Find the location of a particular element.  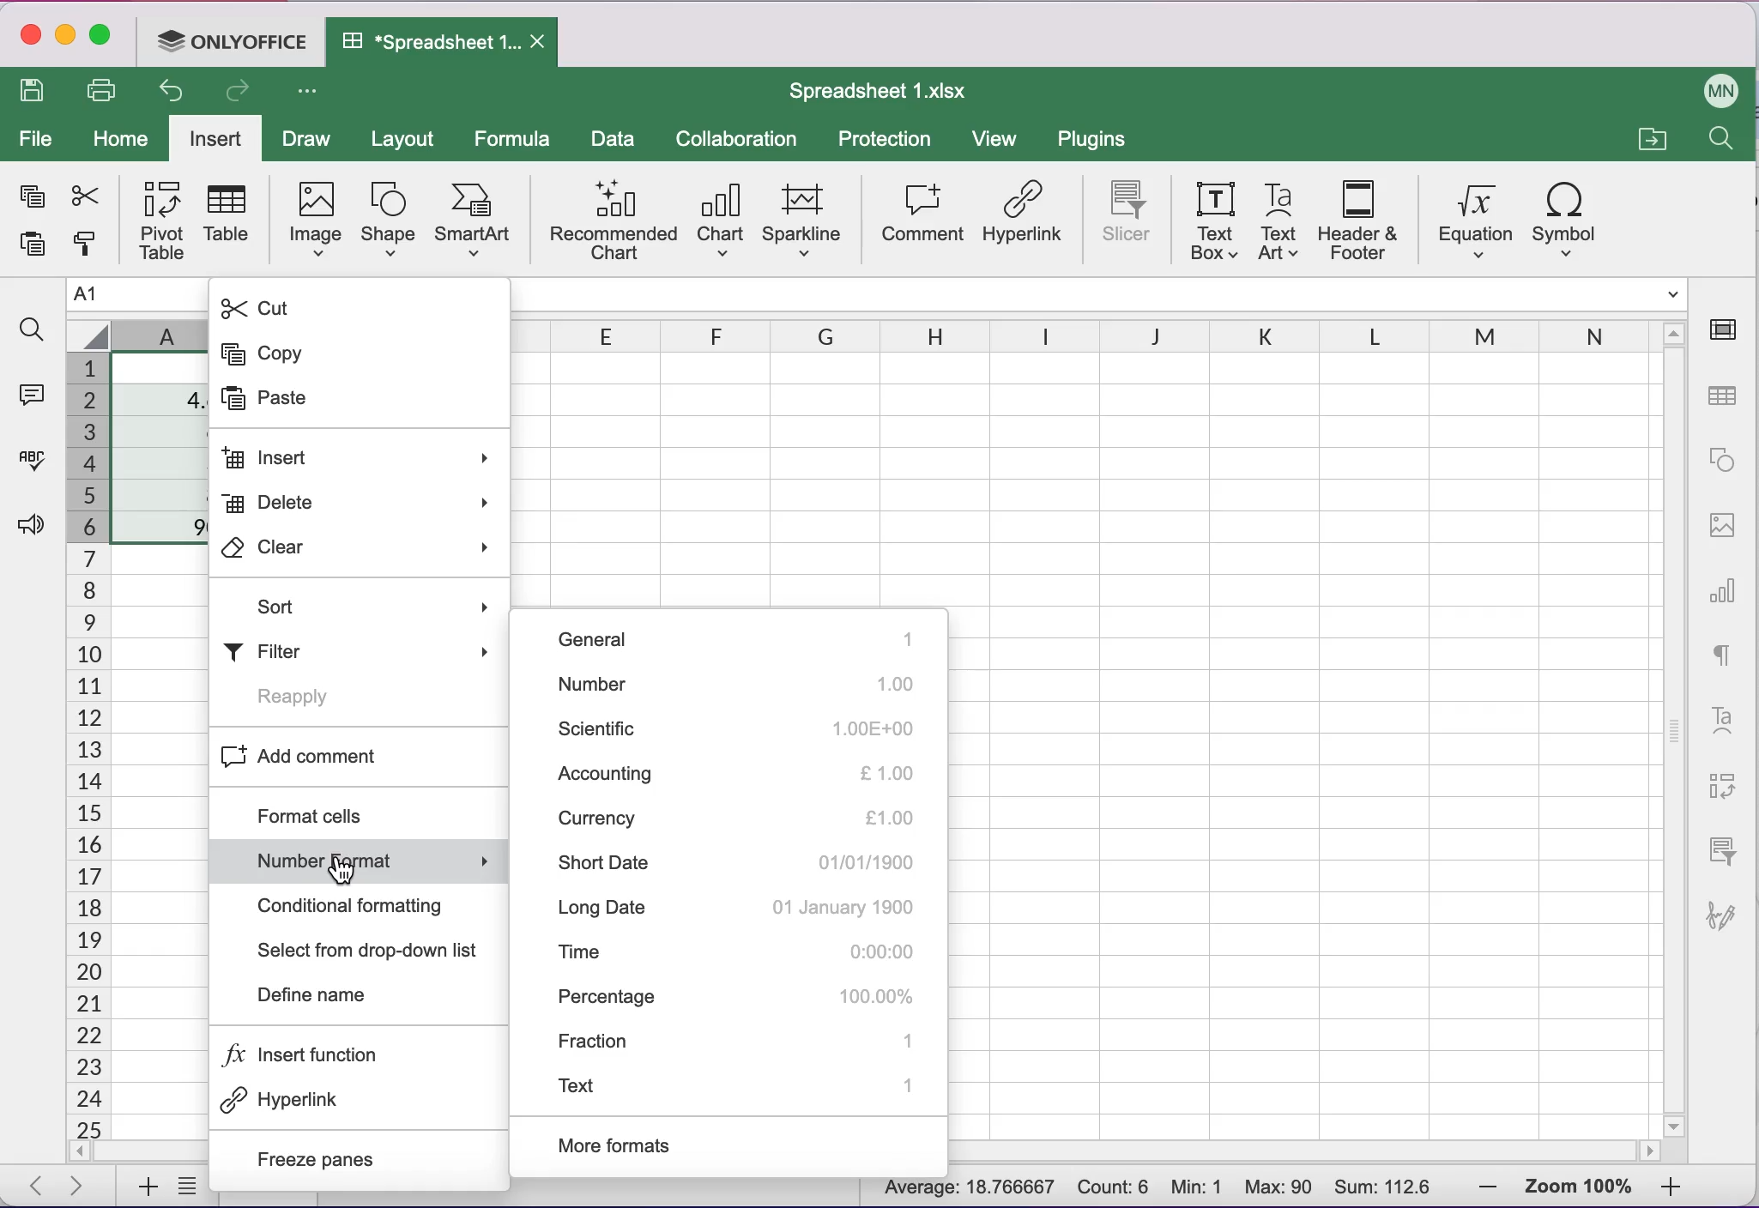

short date is located at coordinates (734, 865).